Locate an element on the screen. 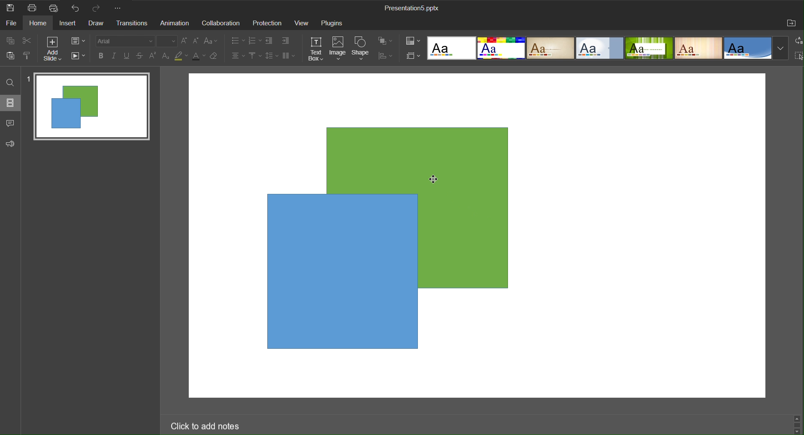 The image size is (804, 435). Shape is located at coordinates (362, 48).